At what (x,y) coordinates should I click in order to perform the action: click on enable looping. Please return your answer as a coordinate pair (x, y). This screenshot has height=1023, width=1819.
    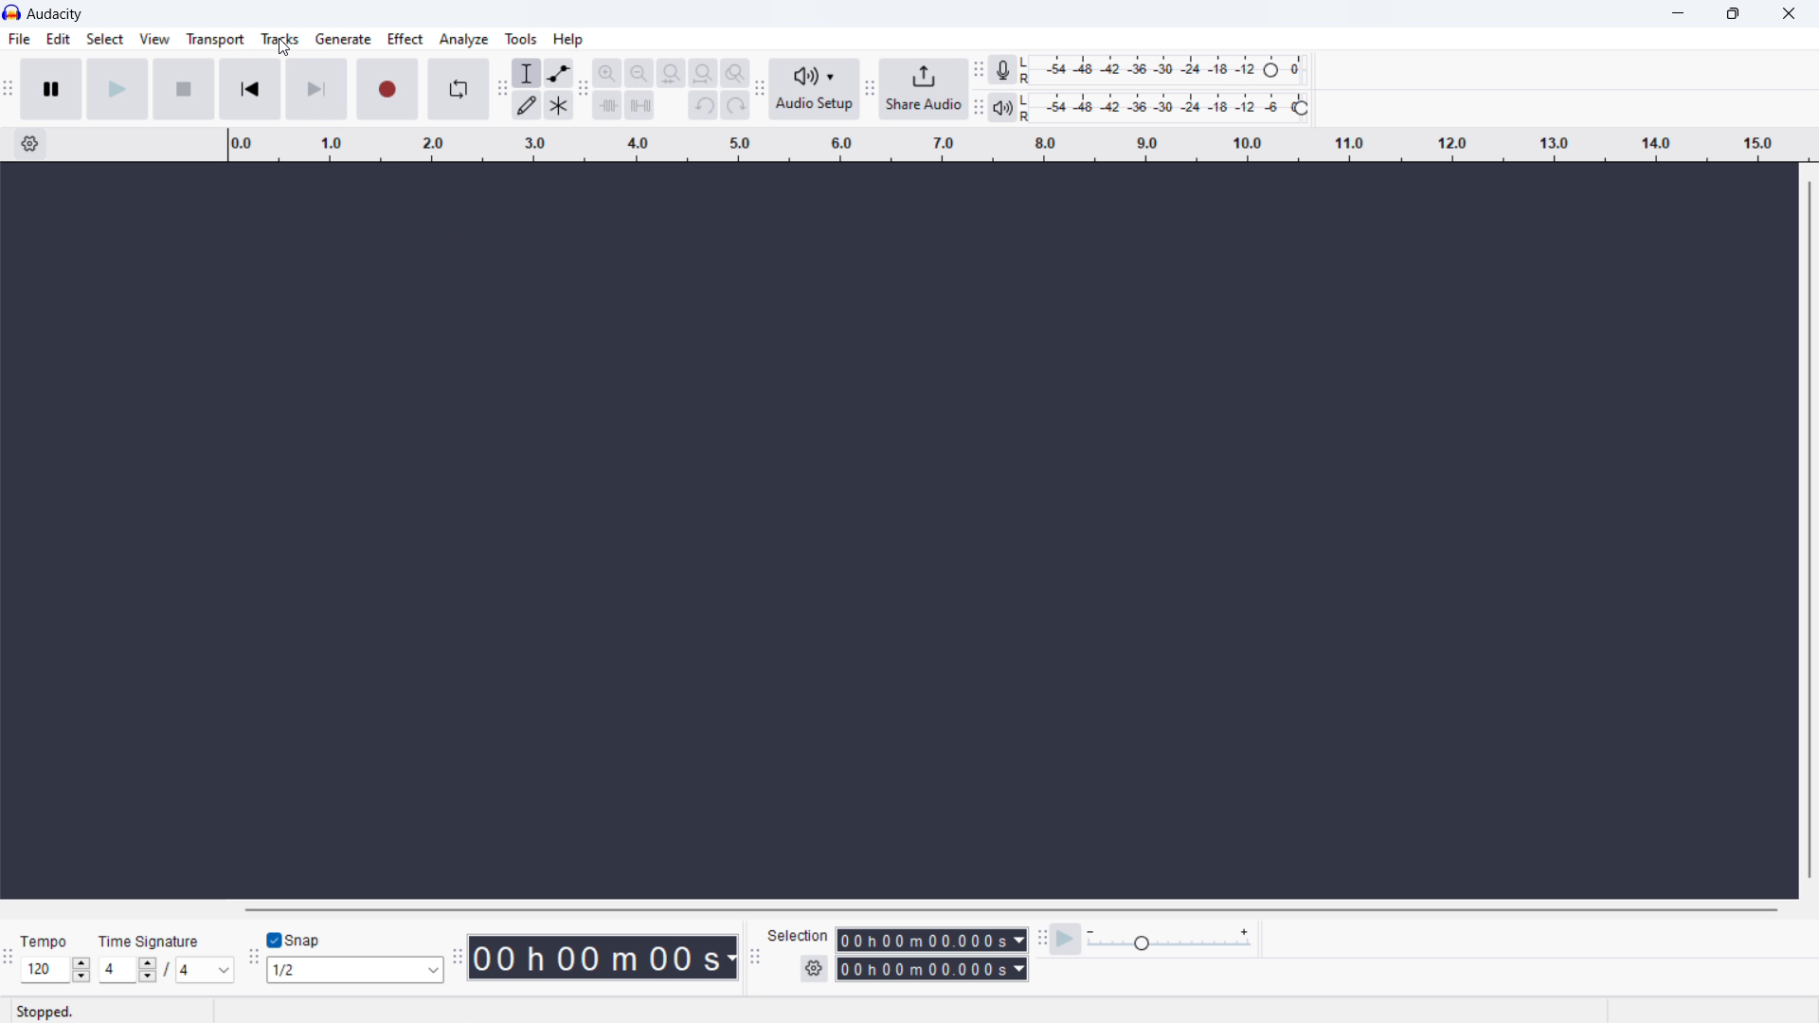
    Looking at the image, I should click on (458, 89).